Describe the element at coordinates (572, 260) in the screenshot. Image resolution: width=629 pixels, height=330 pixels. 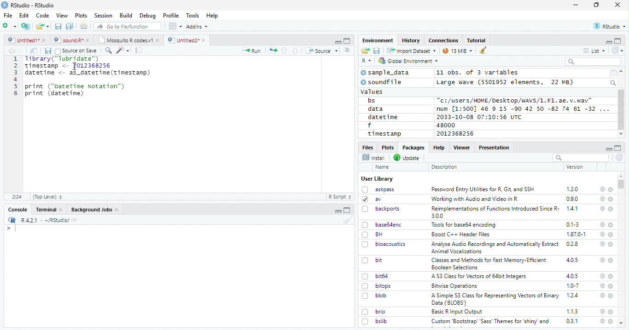
I see `4.0.5` at that location.